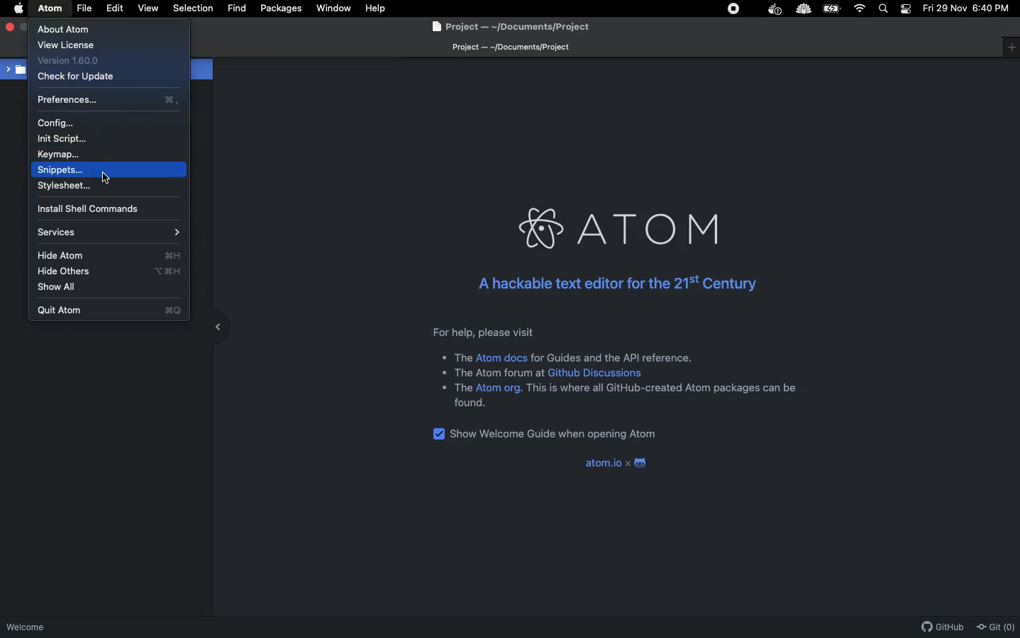 The width and height of the screenshot is (1020, 638). Describe the element at coordinates (111, 233) in the screenshot. I see `Service` at that location.